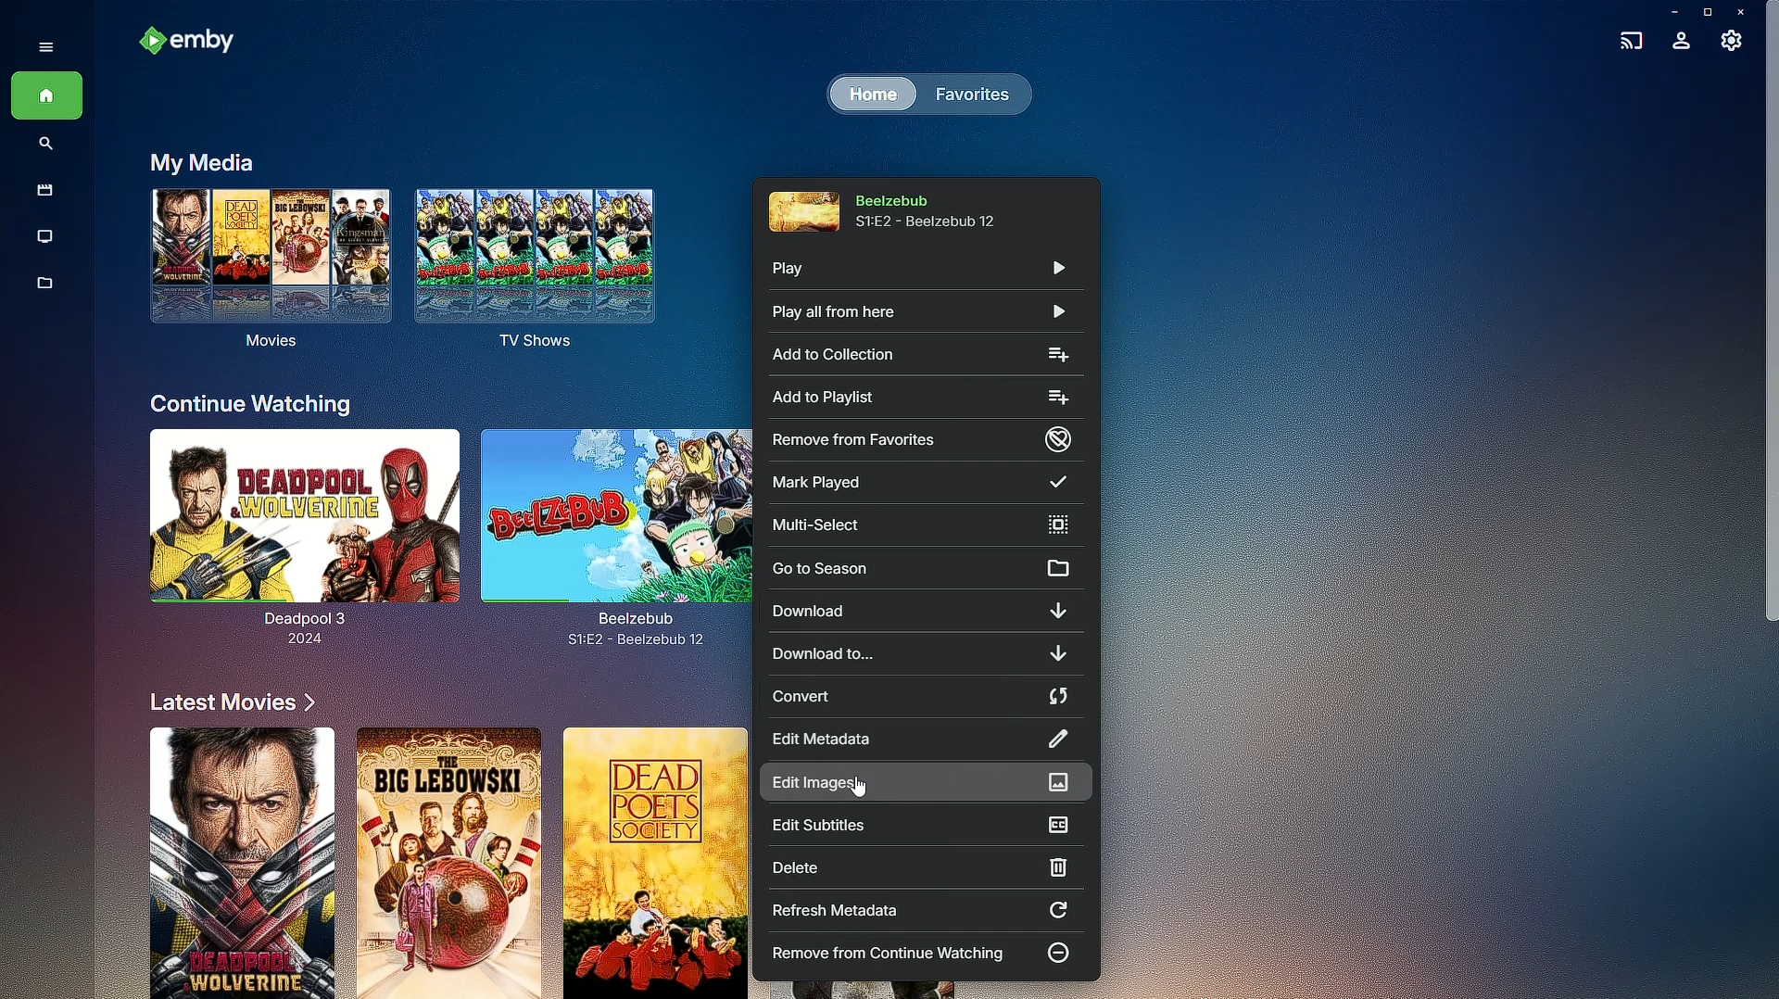 This screenshot has width=1779, height=999. I want to click on Download, so click(925, 613).